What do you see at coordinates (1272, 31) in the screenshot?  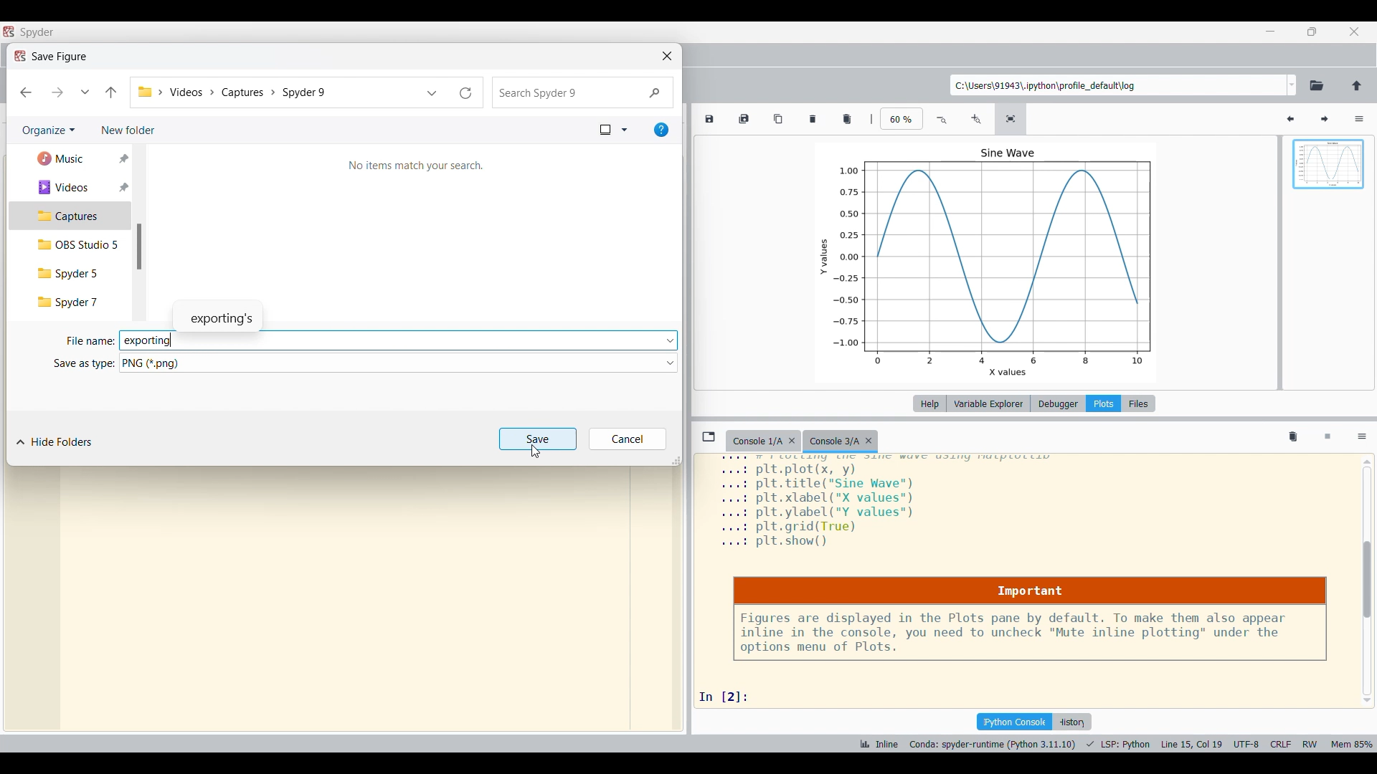 I see `Minimize` at bounding box center [1272, 31].